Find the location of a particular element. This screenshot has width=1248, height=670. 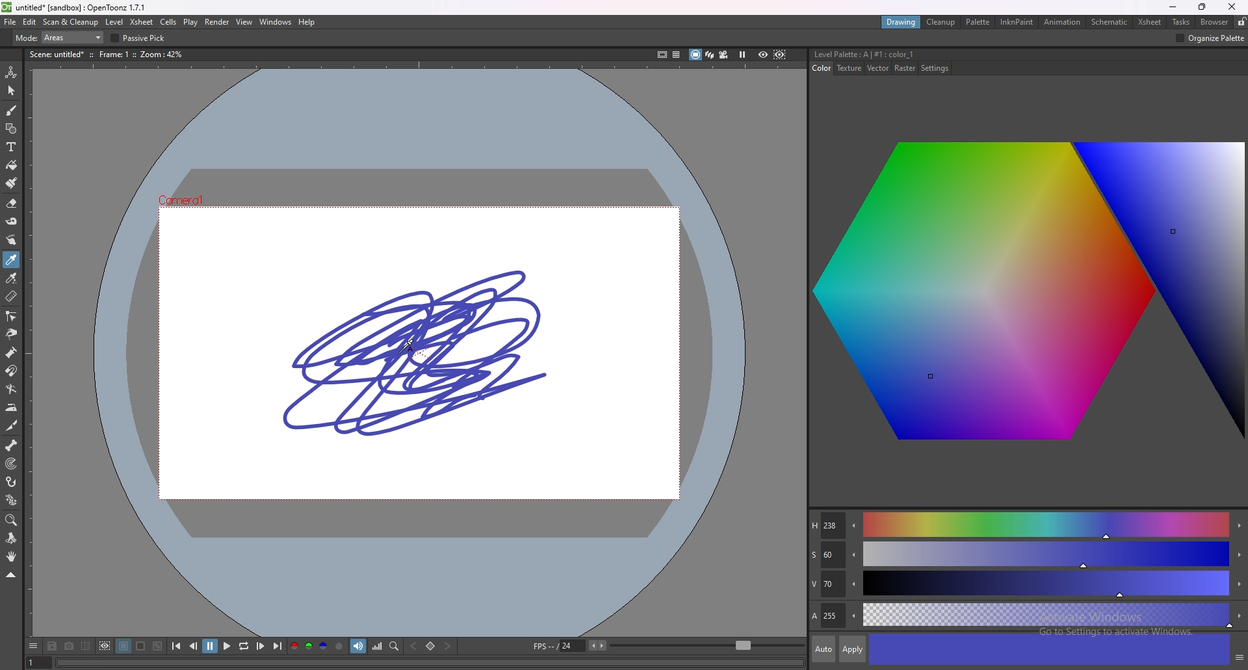

soundtrack is located at coordinates (358, 645).